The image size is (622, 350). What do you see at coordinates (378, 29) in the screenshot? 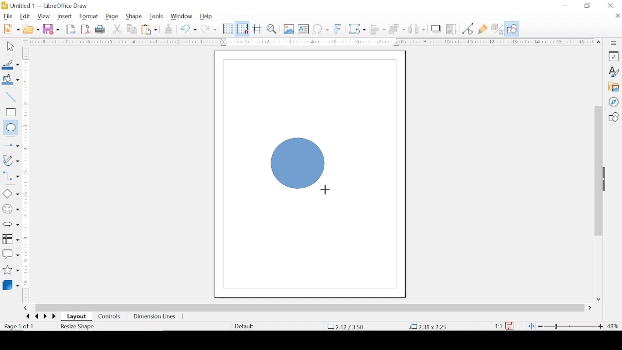
I see `align objects` at bounding box center [378, 29].